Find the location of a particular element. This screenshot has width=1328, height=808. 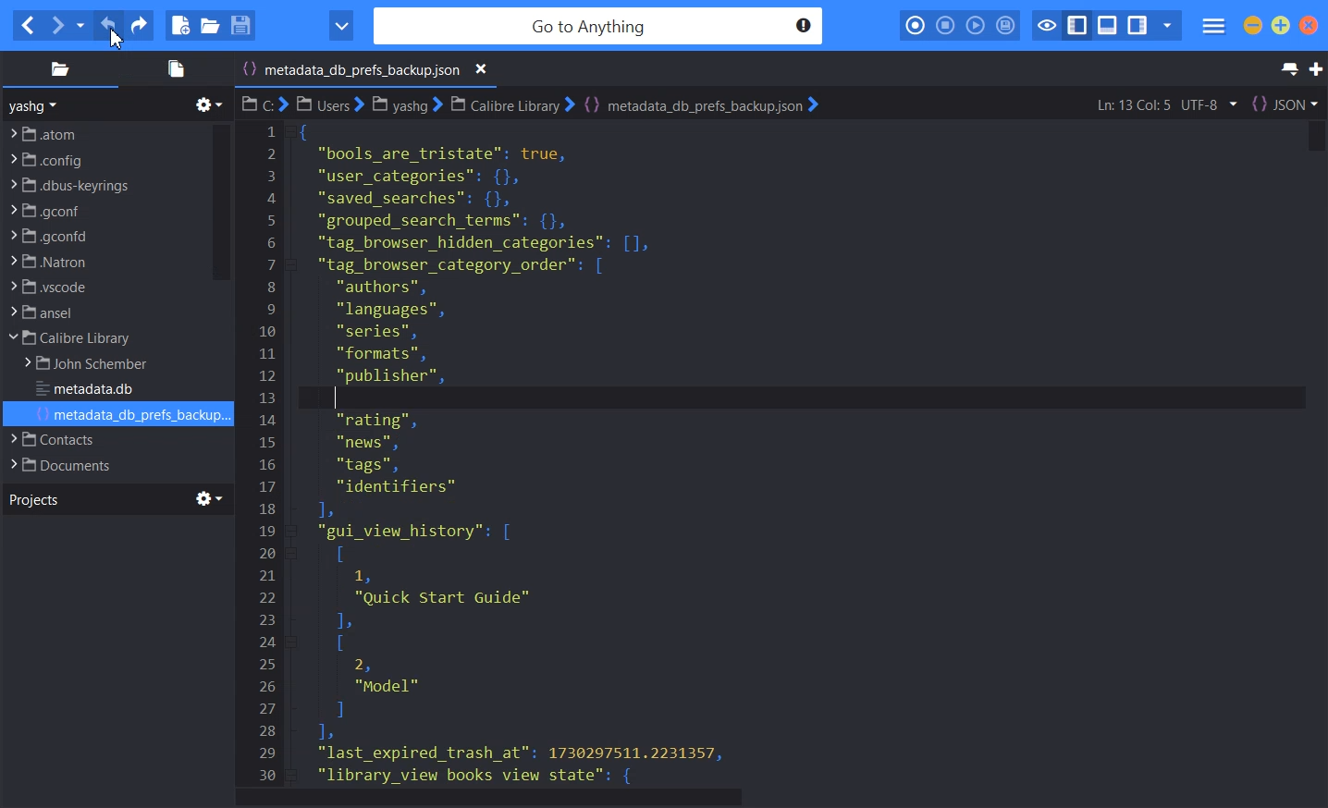

metadata_db_pref_bakup File is located at coordinates (700, 104).